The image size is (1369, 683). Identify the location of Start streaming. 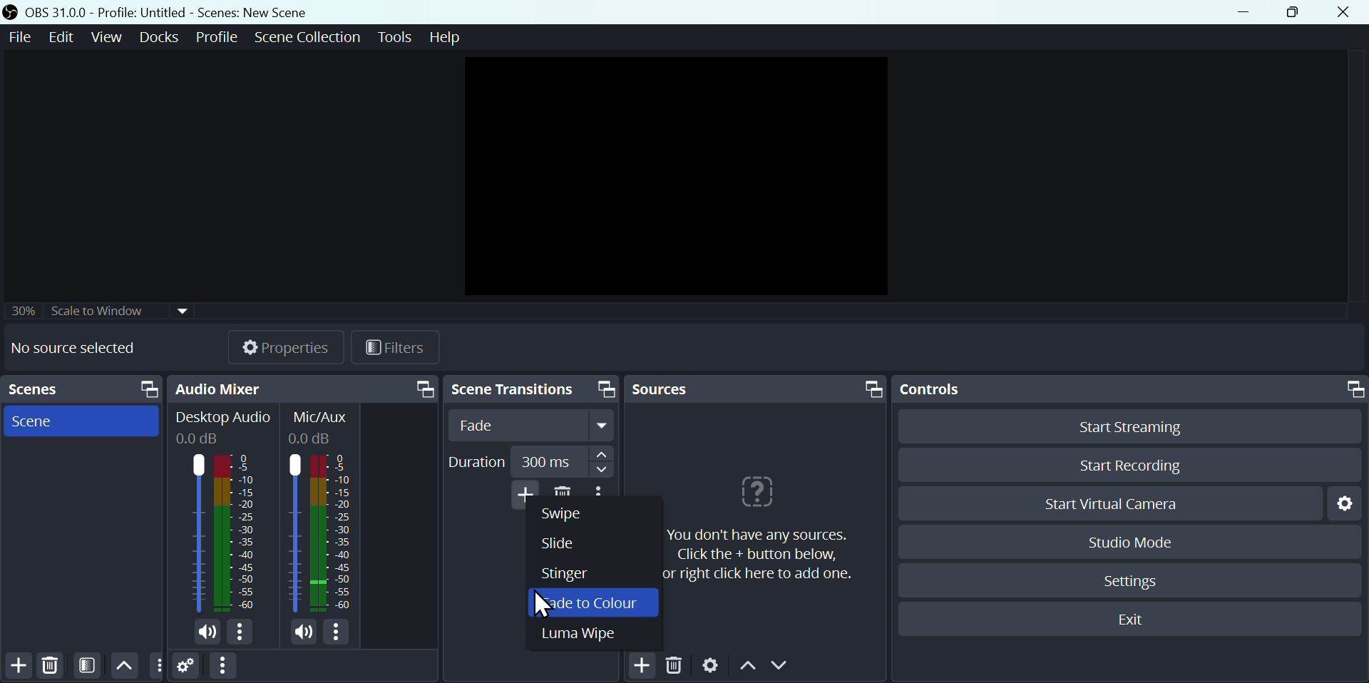
(1124, 425).